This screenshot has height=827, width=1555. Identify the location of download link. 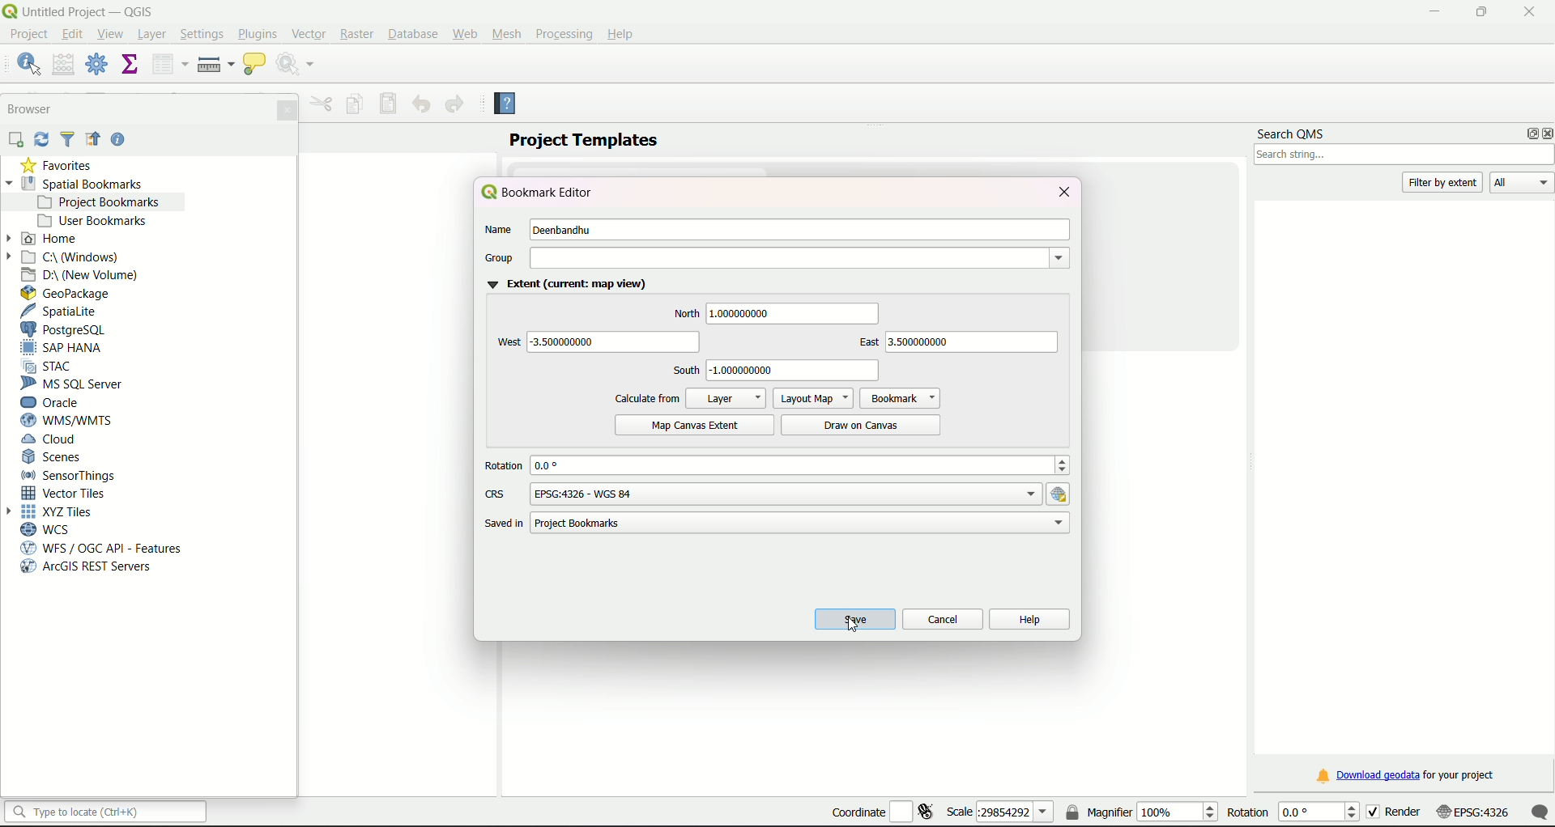
(1405, 775).